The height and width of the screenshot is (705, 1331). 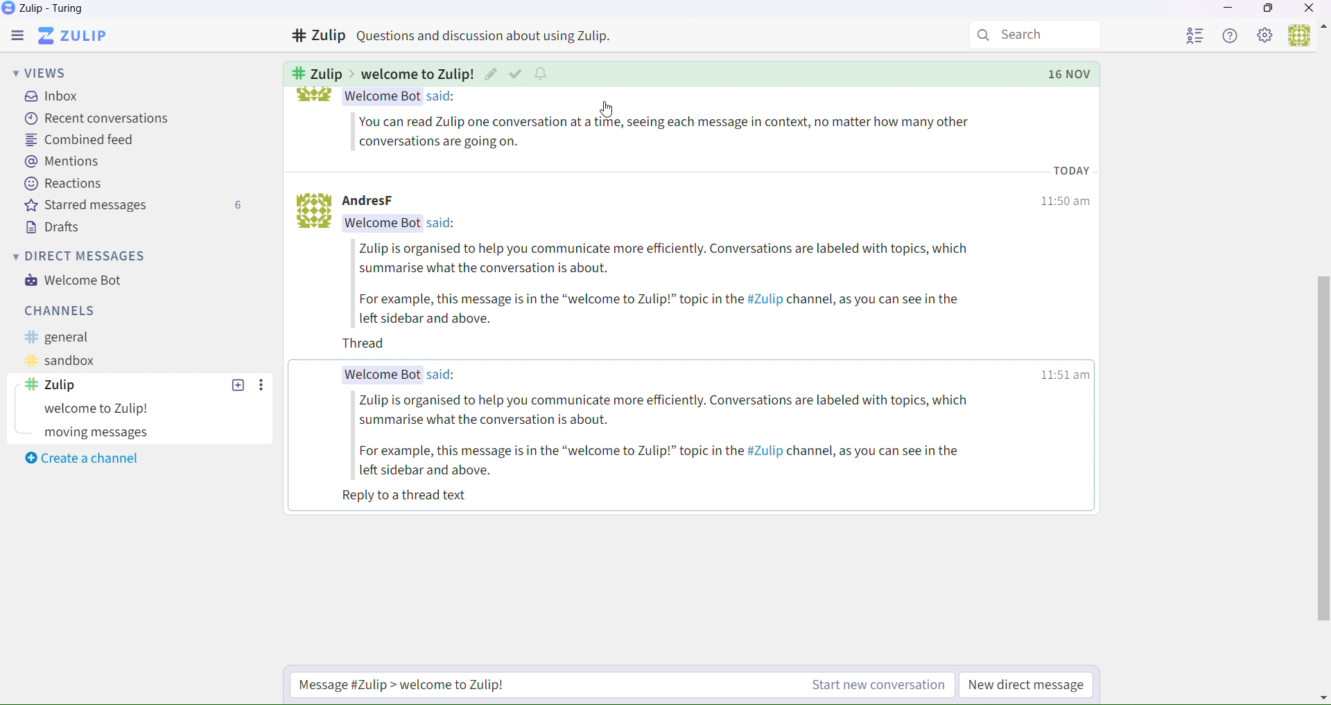 What do you see at coordinates (64, 186) in the screenshot?
I see `Reactions` at bounding box center [64, 186].